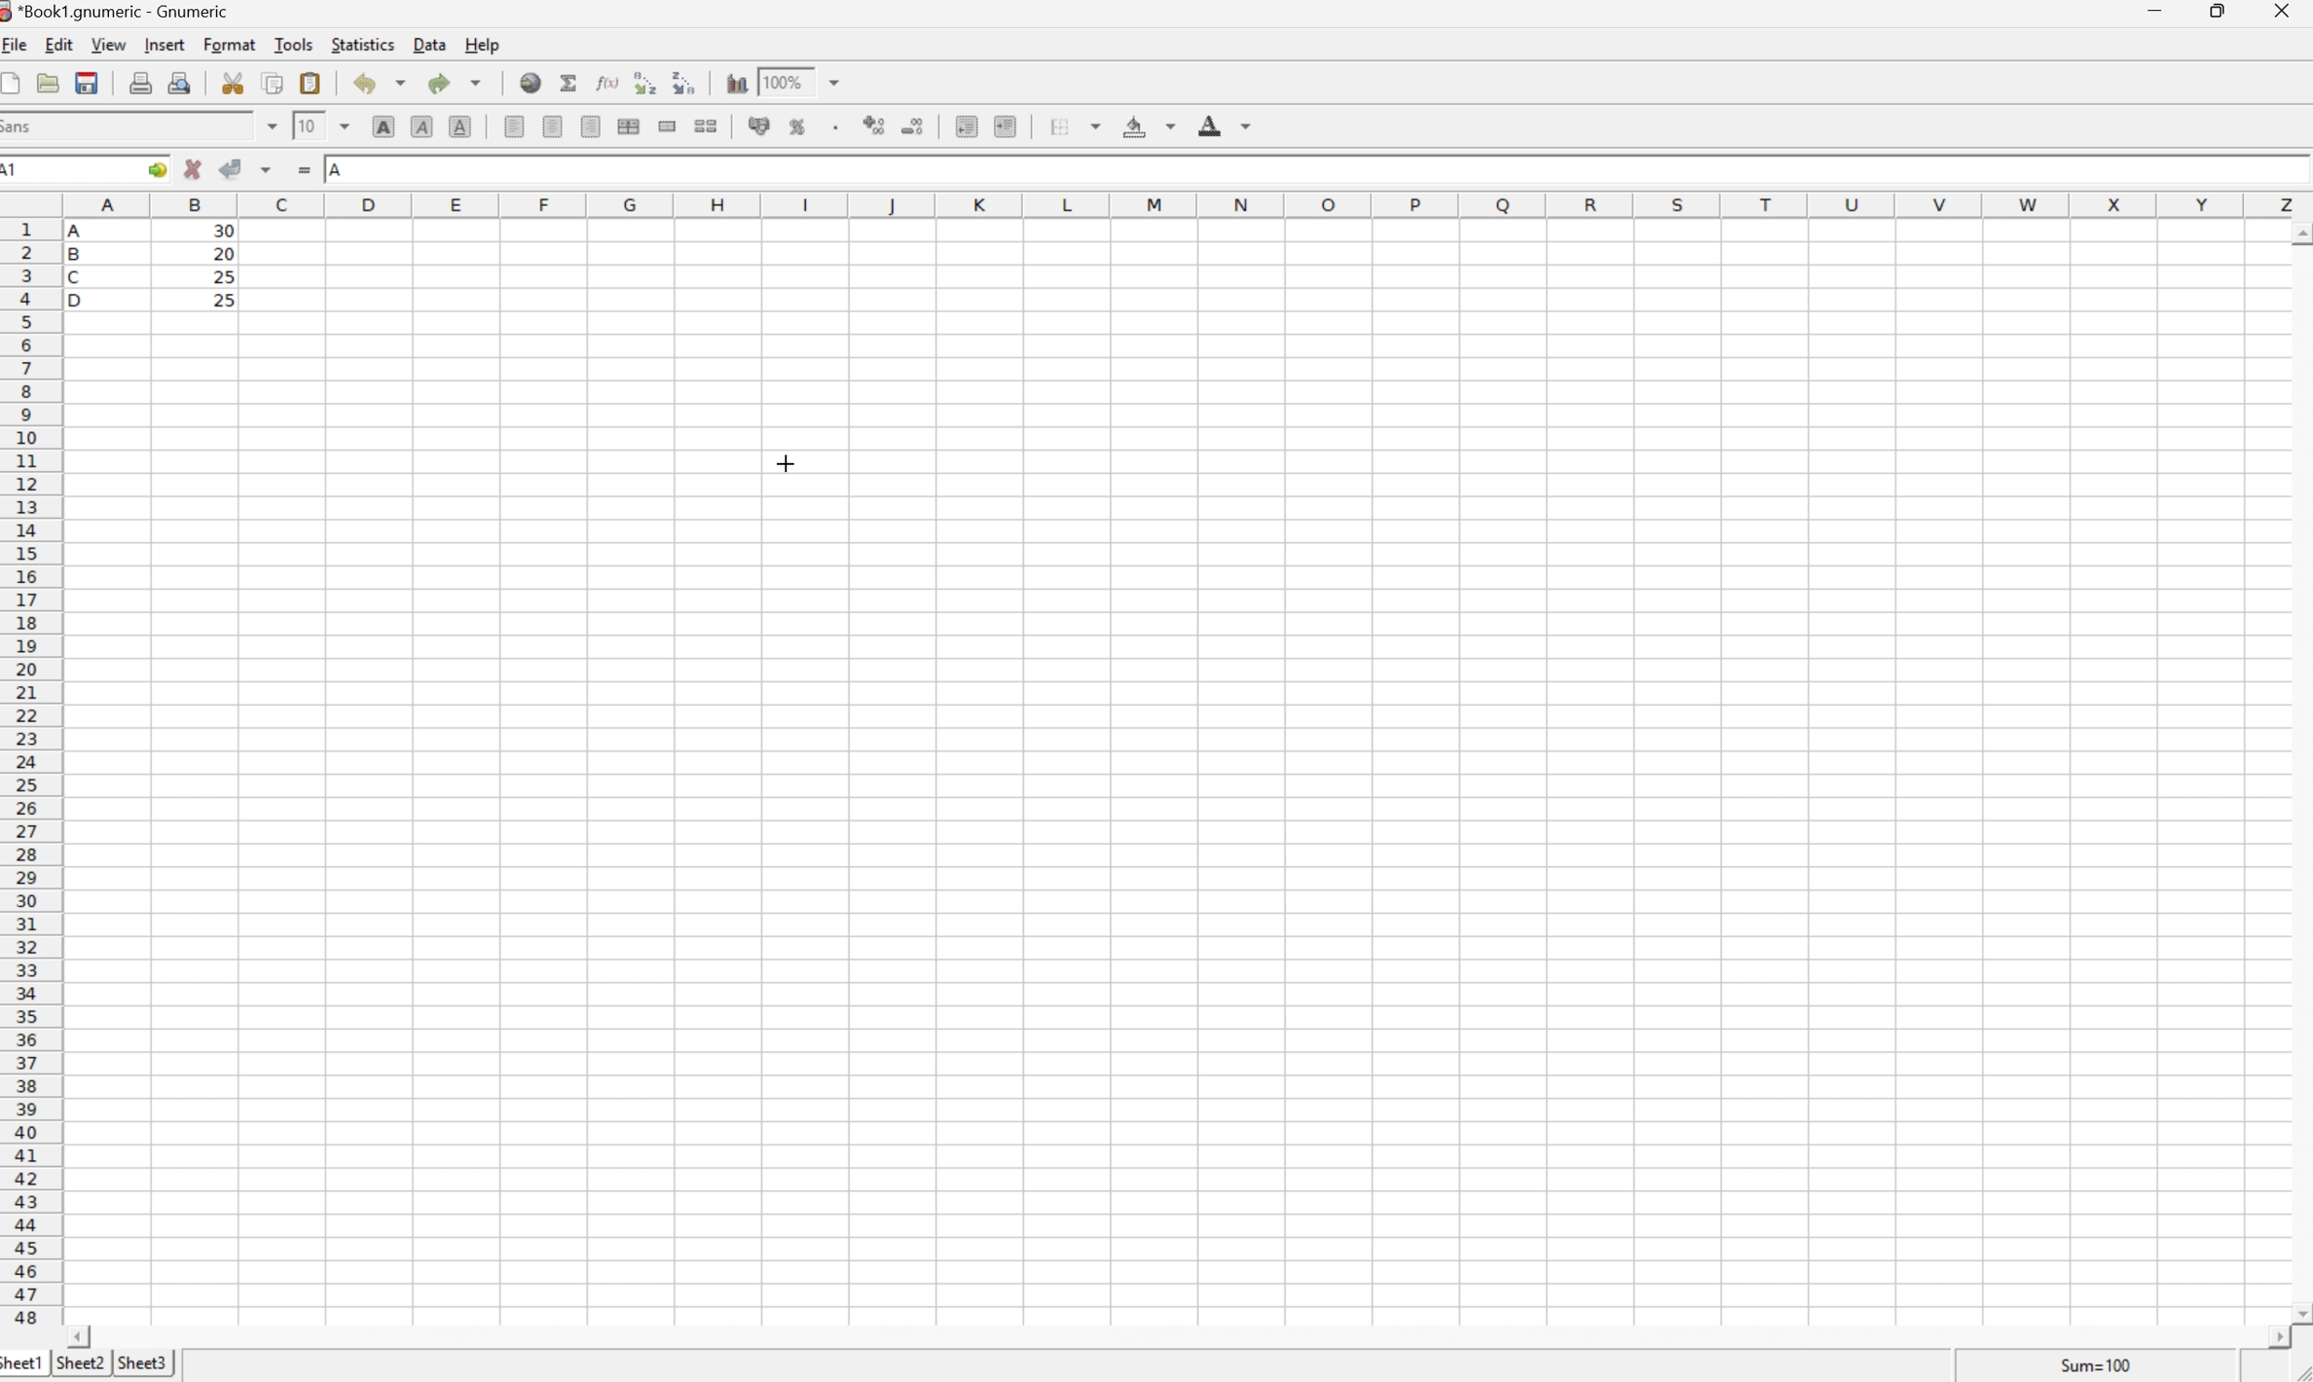 This screenshot has height=1382, width=2313. I want to click on Scroll Left, so click(83, 1335).